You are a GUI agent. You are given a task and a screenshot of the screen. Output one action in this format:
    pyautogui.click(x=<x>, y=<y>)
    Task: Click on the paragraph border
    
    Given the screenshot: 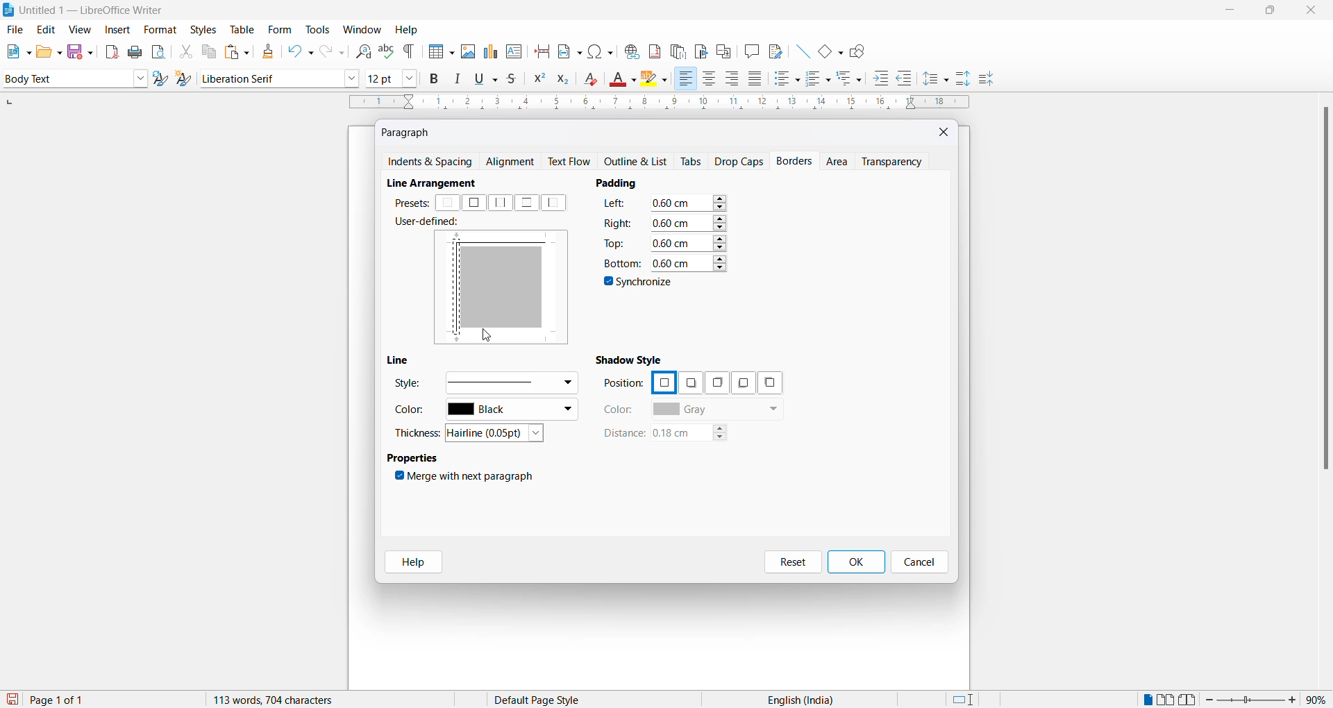 What is the action you would take?
    pyautogui.click(x=456, y=289)
    